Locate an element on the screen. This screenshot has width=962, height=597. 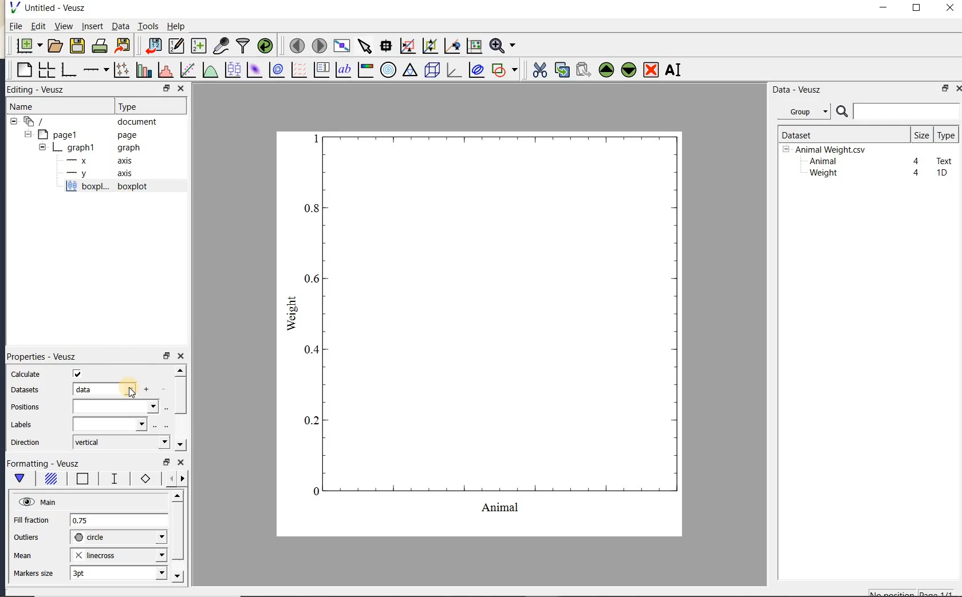
search datasets is located at coordinates (898, 112).